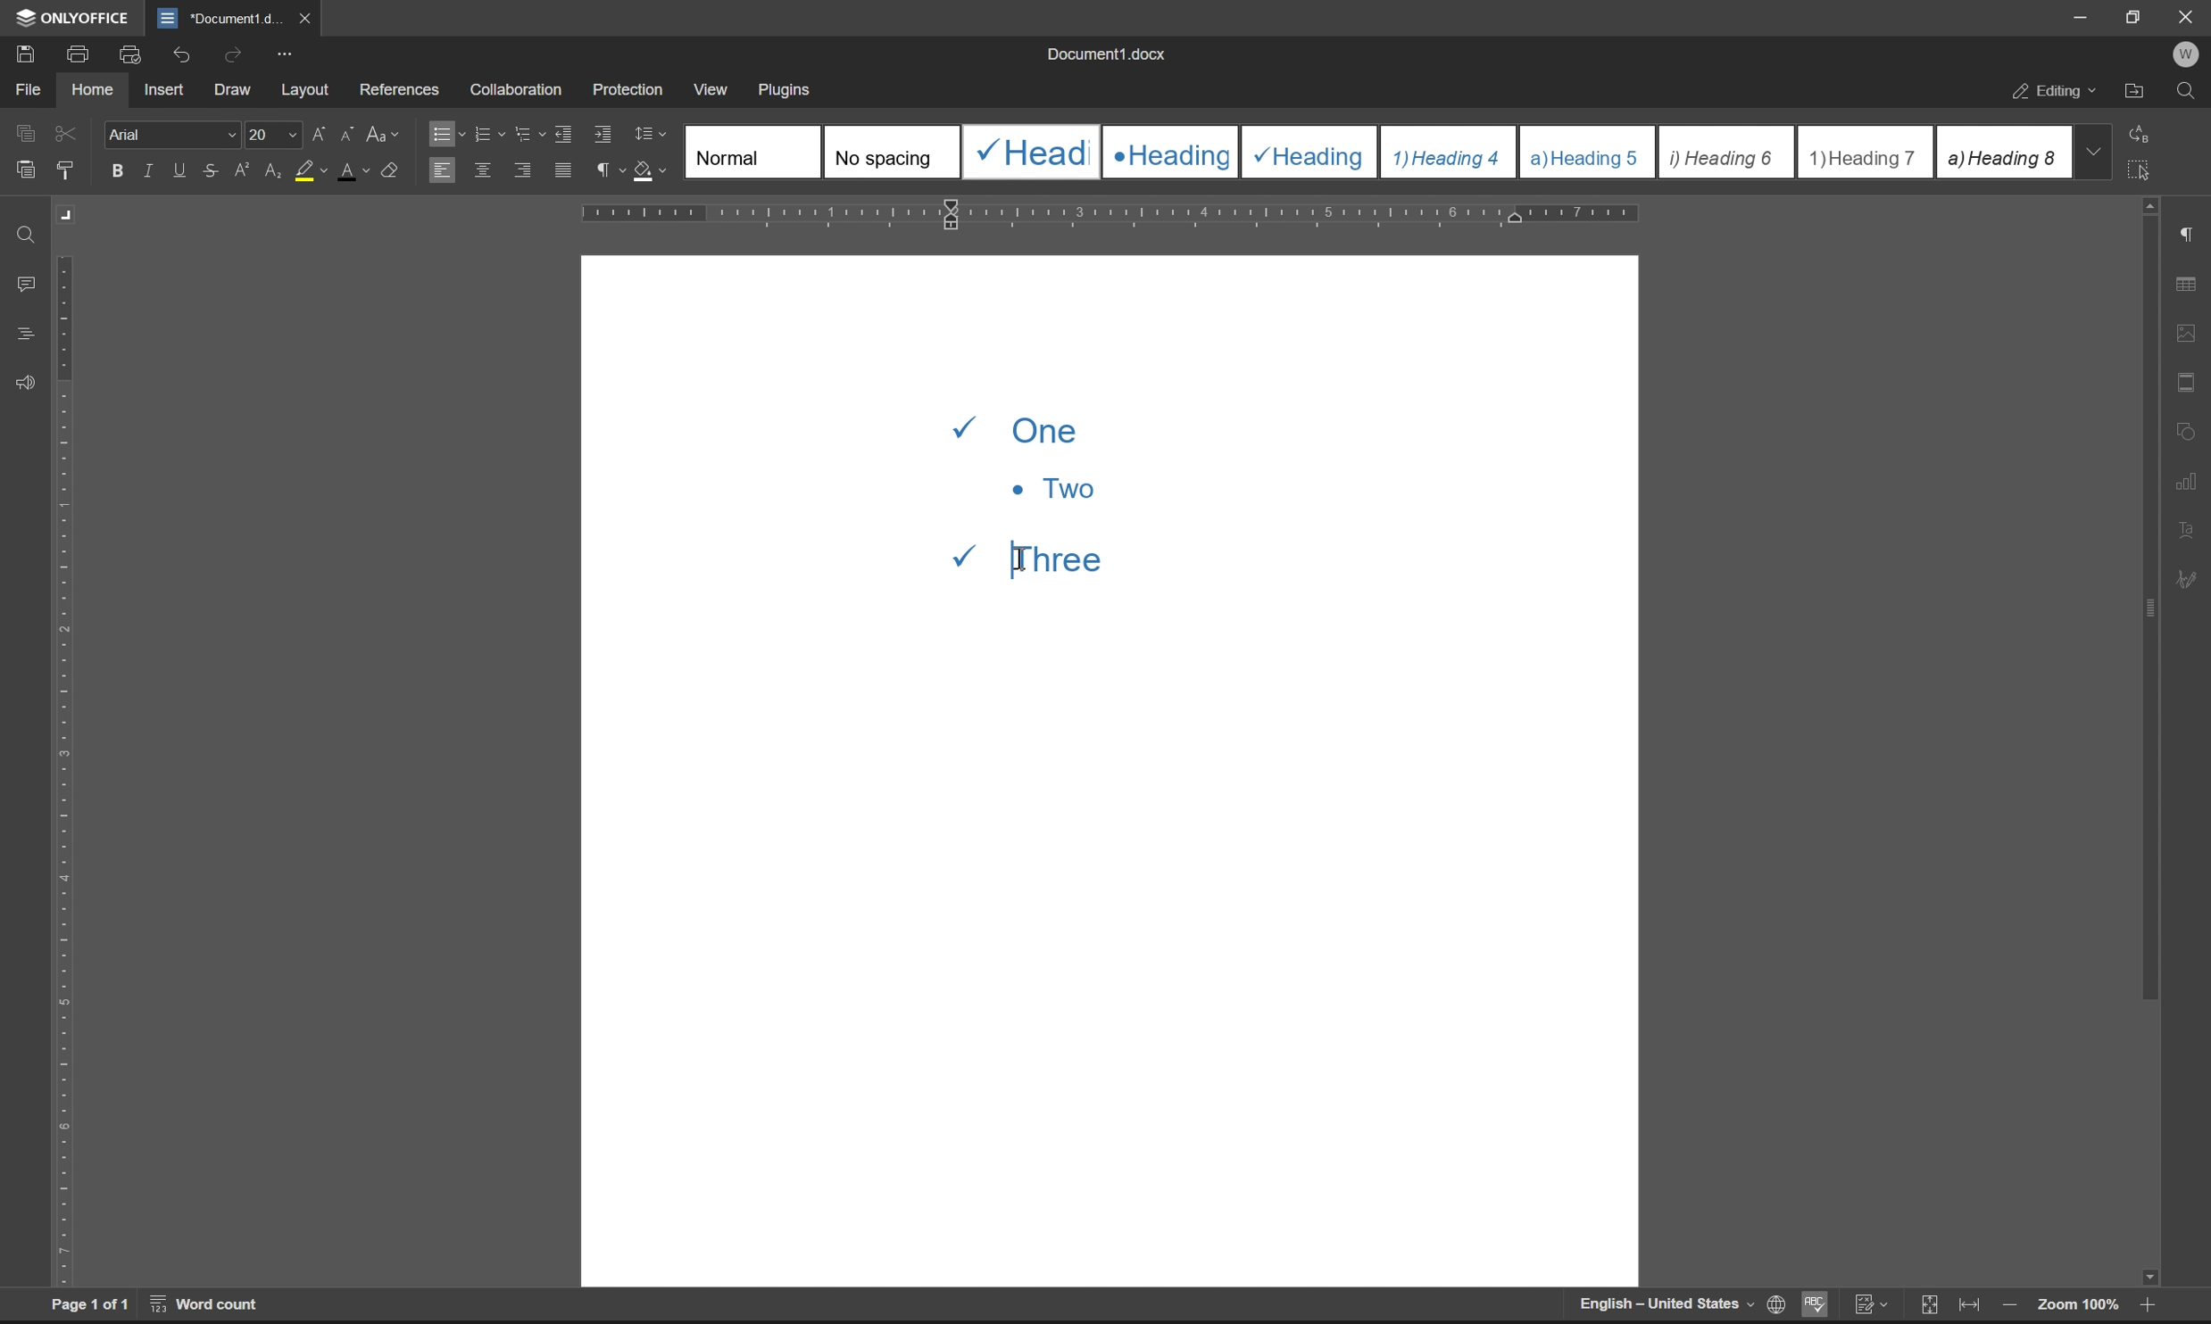  What do you see at coordinates (1664, 1304) in the screenshot?
I see `English-United States` at bounding box center [1664, 1304].